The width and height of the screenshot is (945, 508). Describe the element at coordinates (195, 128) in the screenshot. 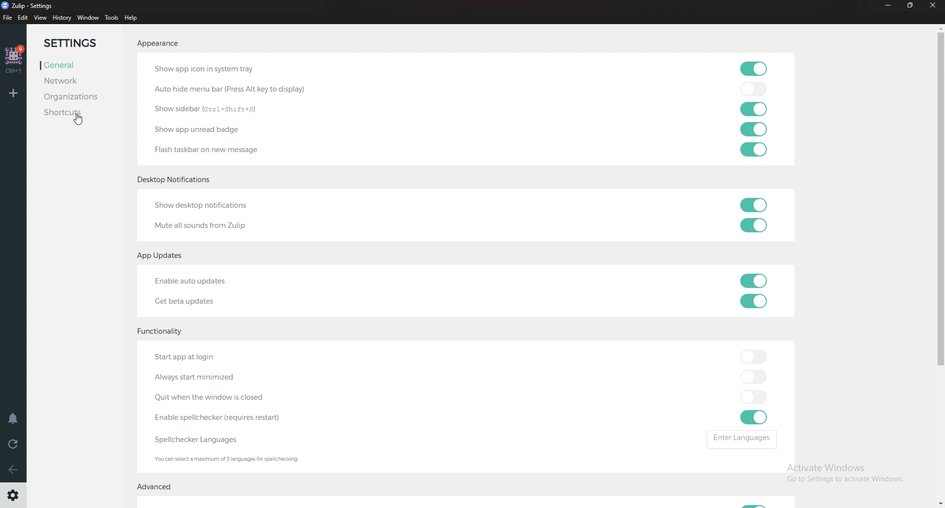

I see `Show app unread badge` at that location.